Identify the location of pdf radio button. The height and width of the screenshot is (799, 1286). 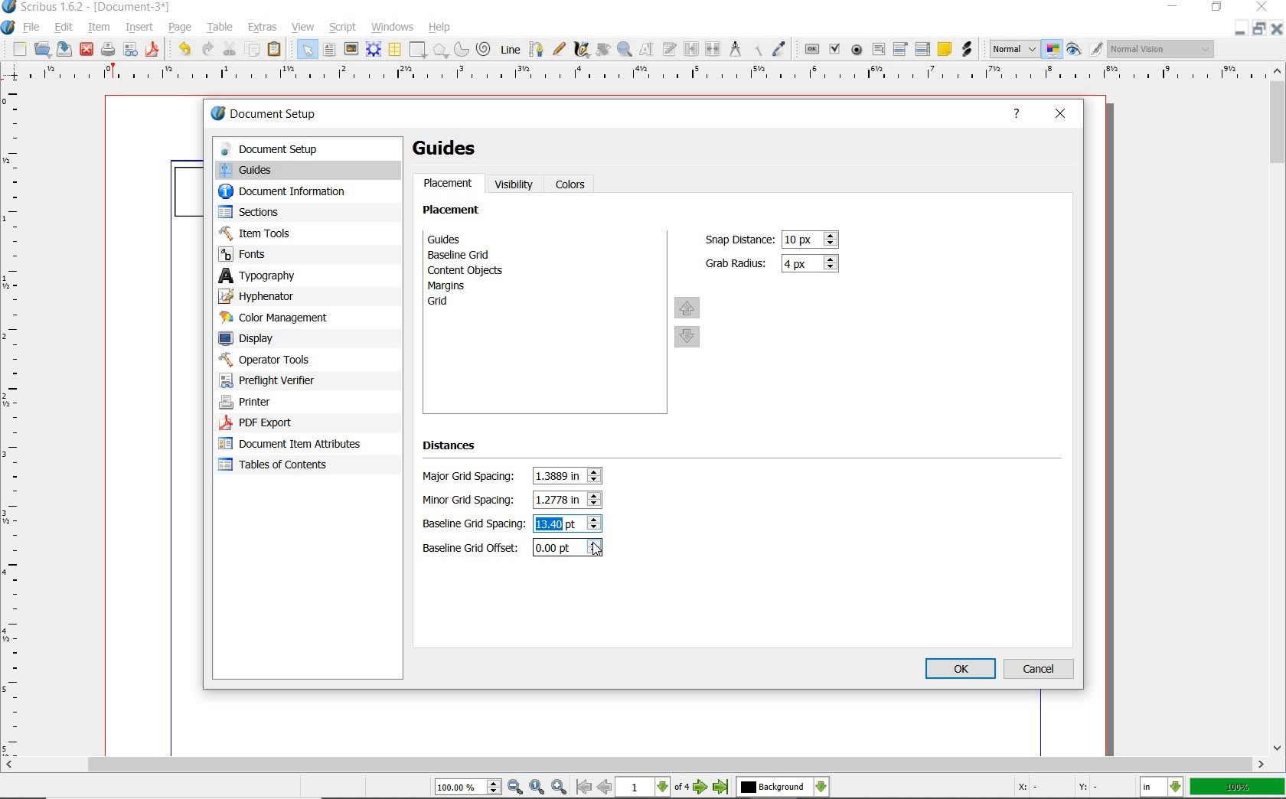
(858, 50).